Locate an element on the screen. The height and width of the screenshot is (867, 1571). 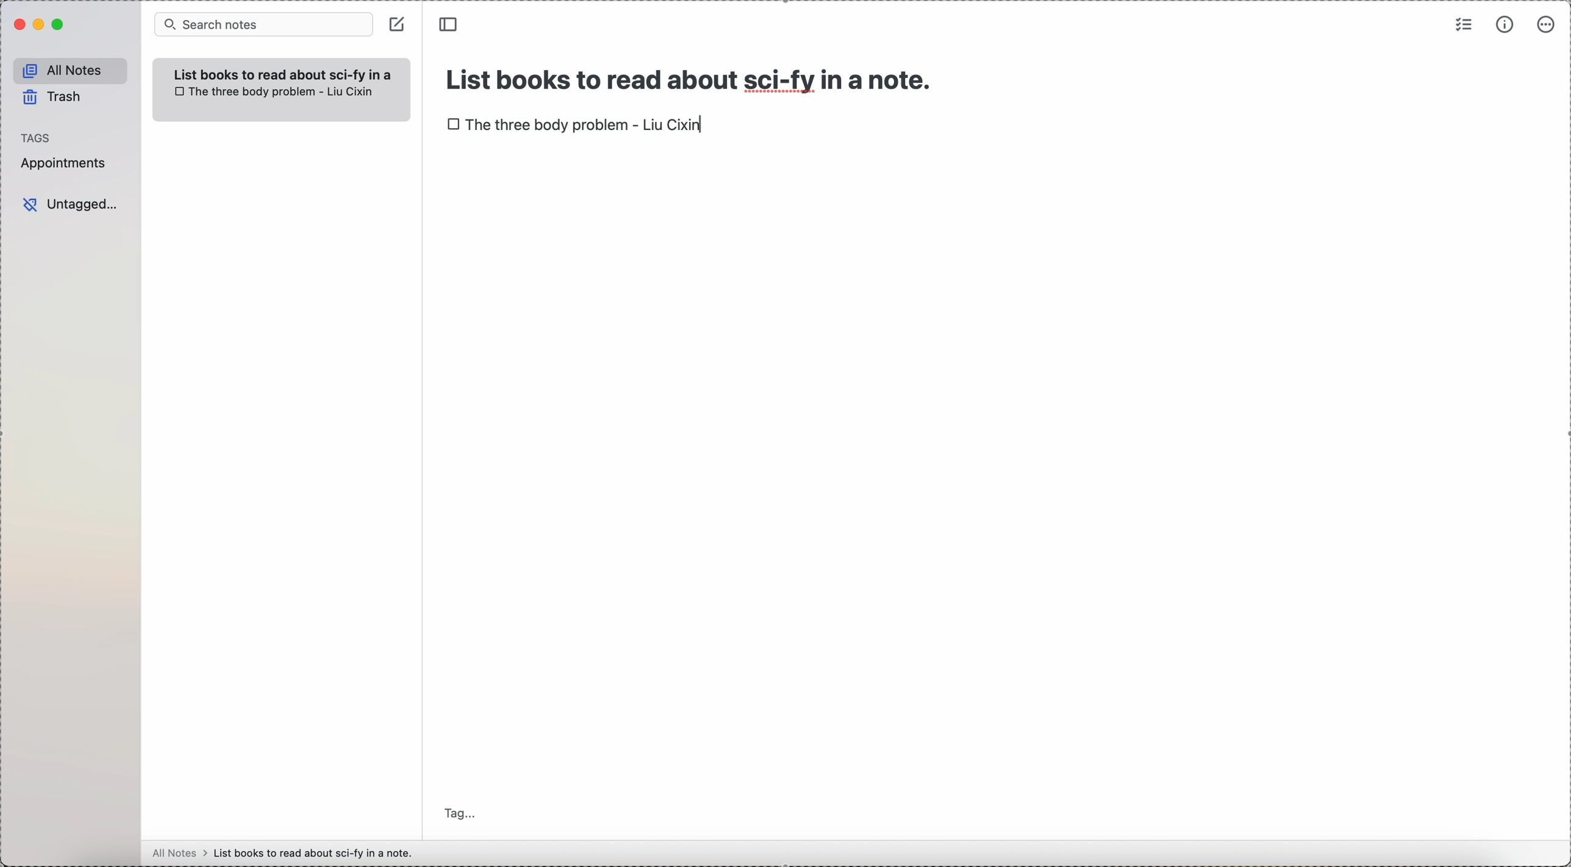
first book is located at coordinates (283, 92).